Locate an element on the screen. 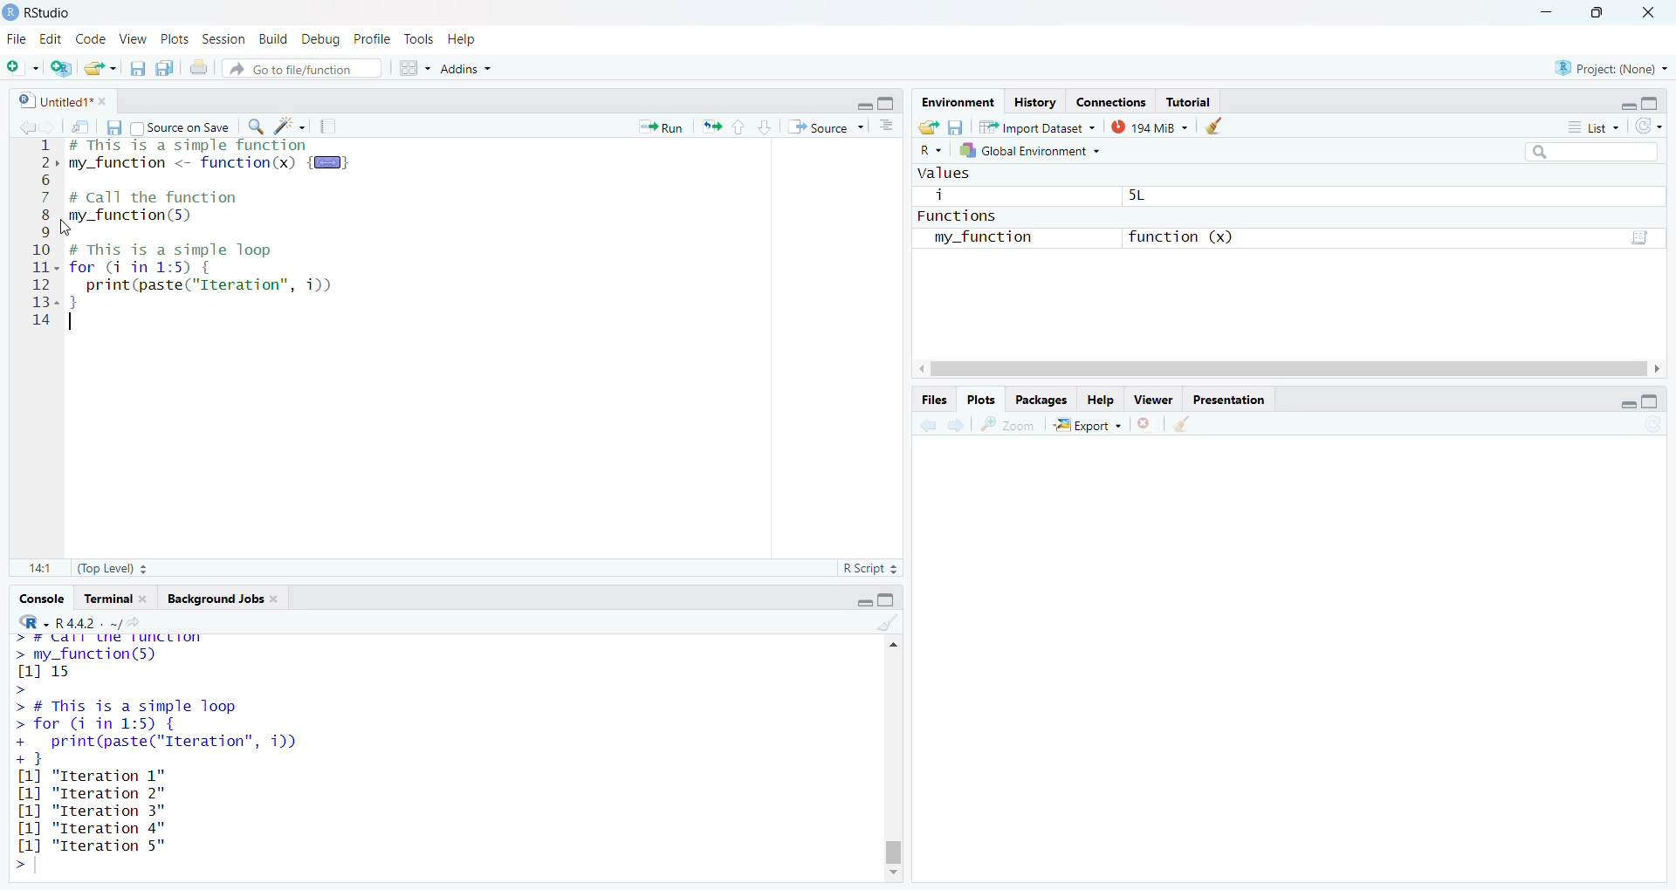  project: (None) is located at coordinates (1612, 69).